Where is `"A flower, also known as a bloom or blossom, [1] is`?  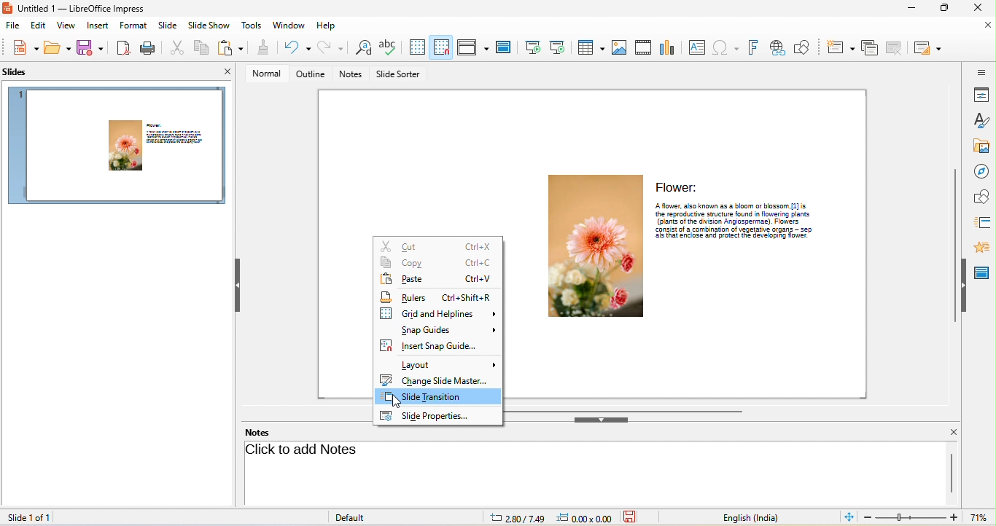
"A flower, also known as a bloom or blossom, [1] is is located at coordinates (731, 205).